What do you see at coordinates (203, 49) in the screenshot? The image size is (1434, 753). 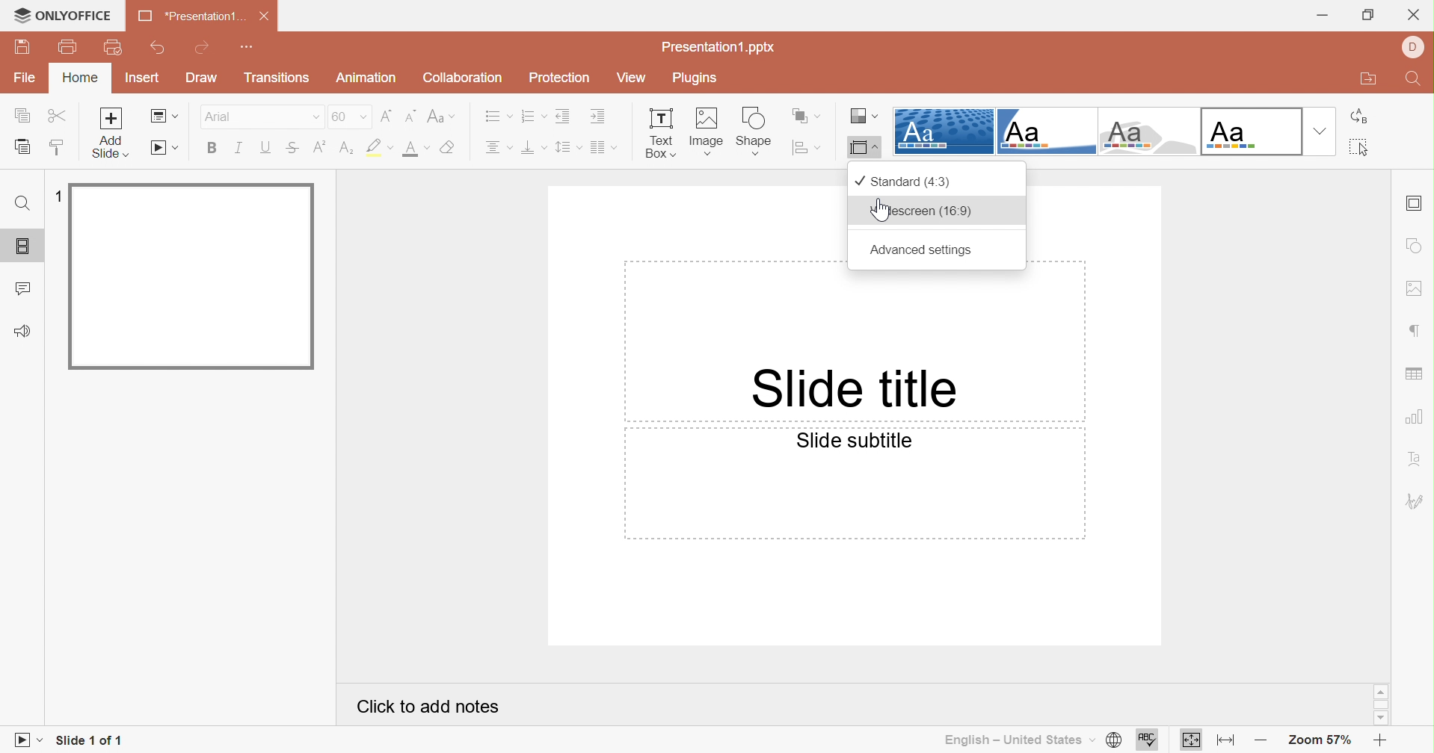 I see `Redo` at bounding box center [203, 49].